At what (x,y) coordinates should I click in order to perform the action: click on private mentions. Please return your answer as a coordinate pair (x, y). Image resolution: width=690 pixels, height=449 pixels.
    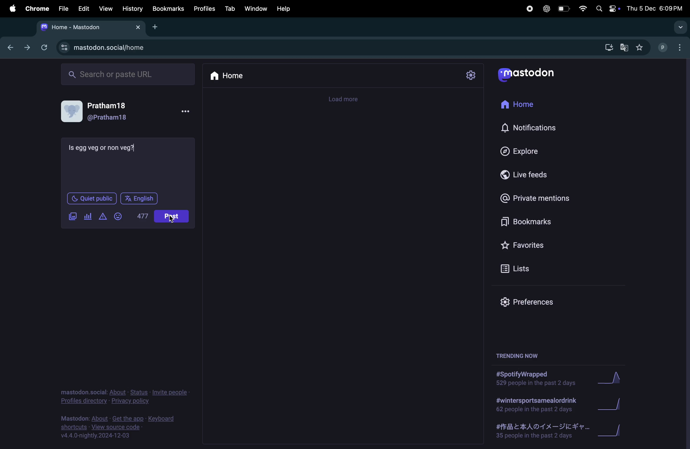
    Looking at the image, I should click on (536, 198).